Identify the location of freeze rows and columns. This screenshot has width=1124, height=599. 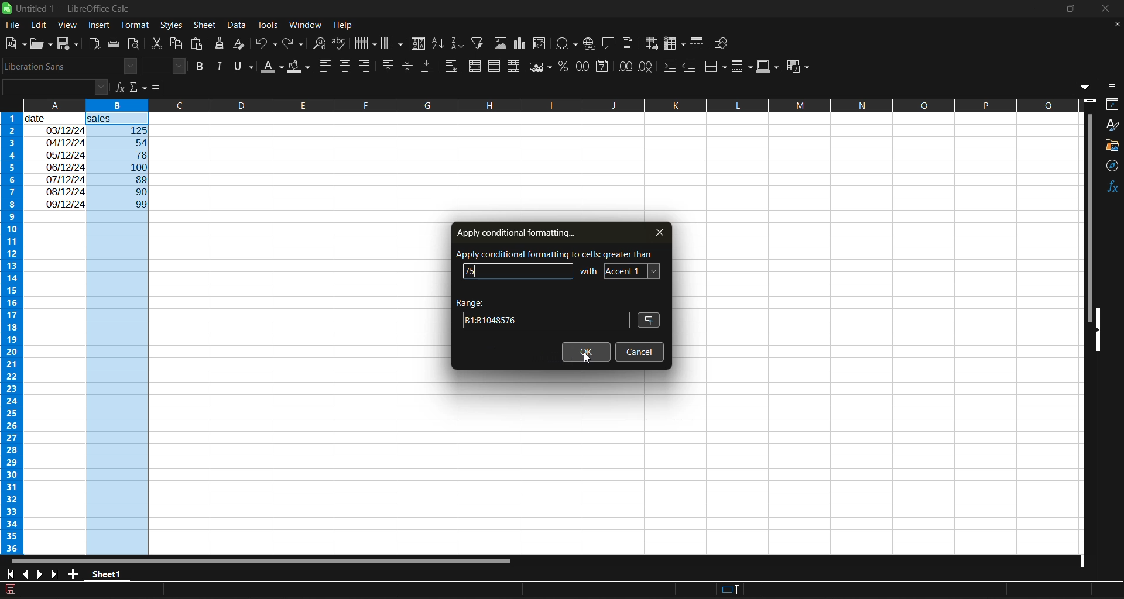
(674, 44).